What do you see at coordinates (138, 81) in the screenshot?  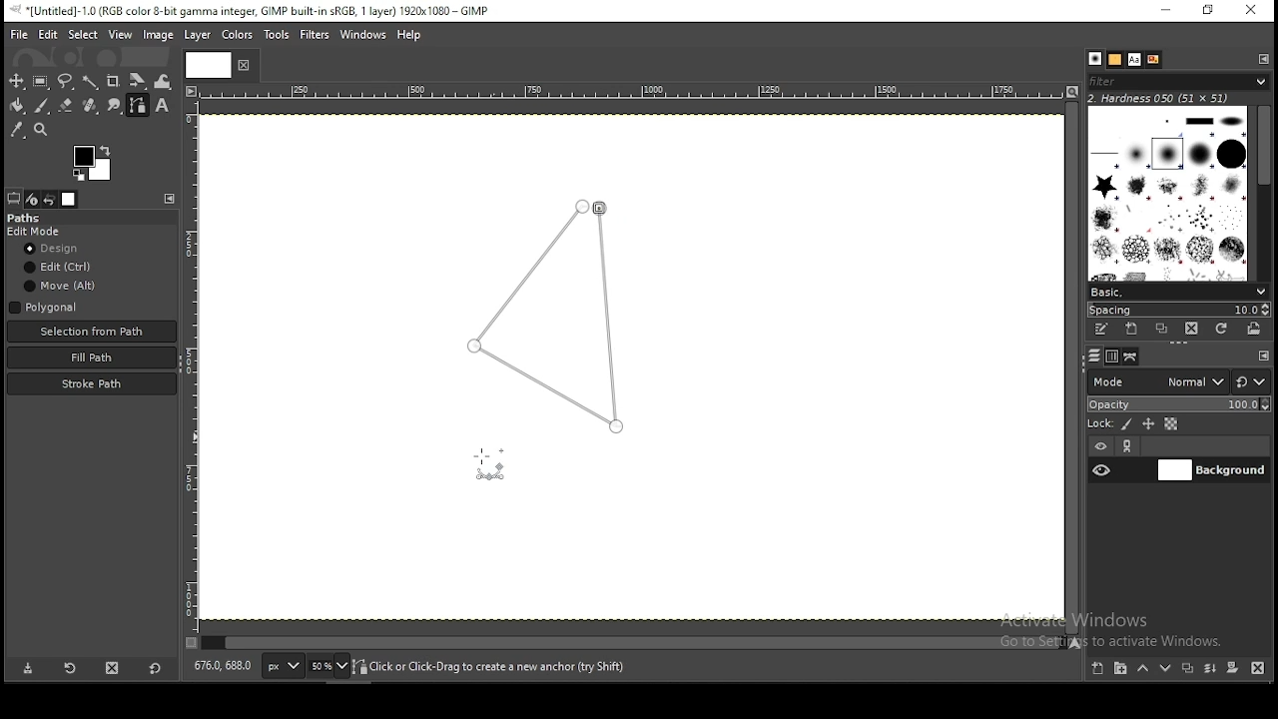 I see `shear tool` at bounding box center [138, 81].